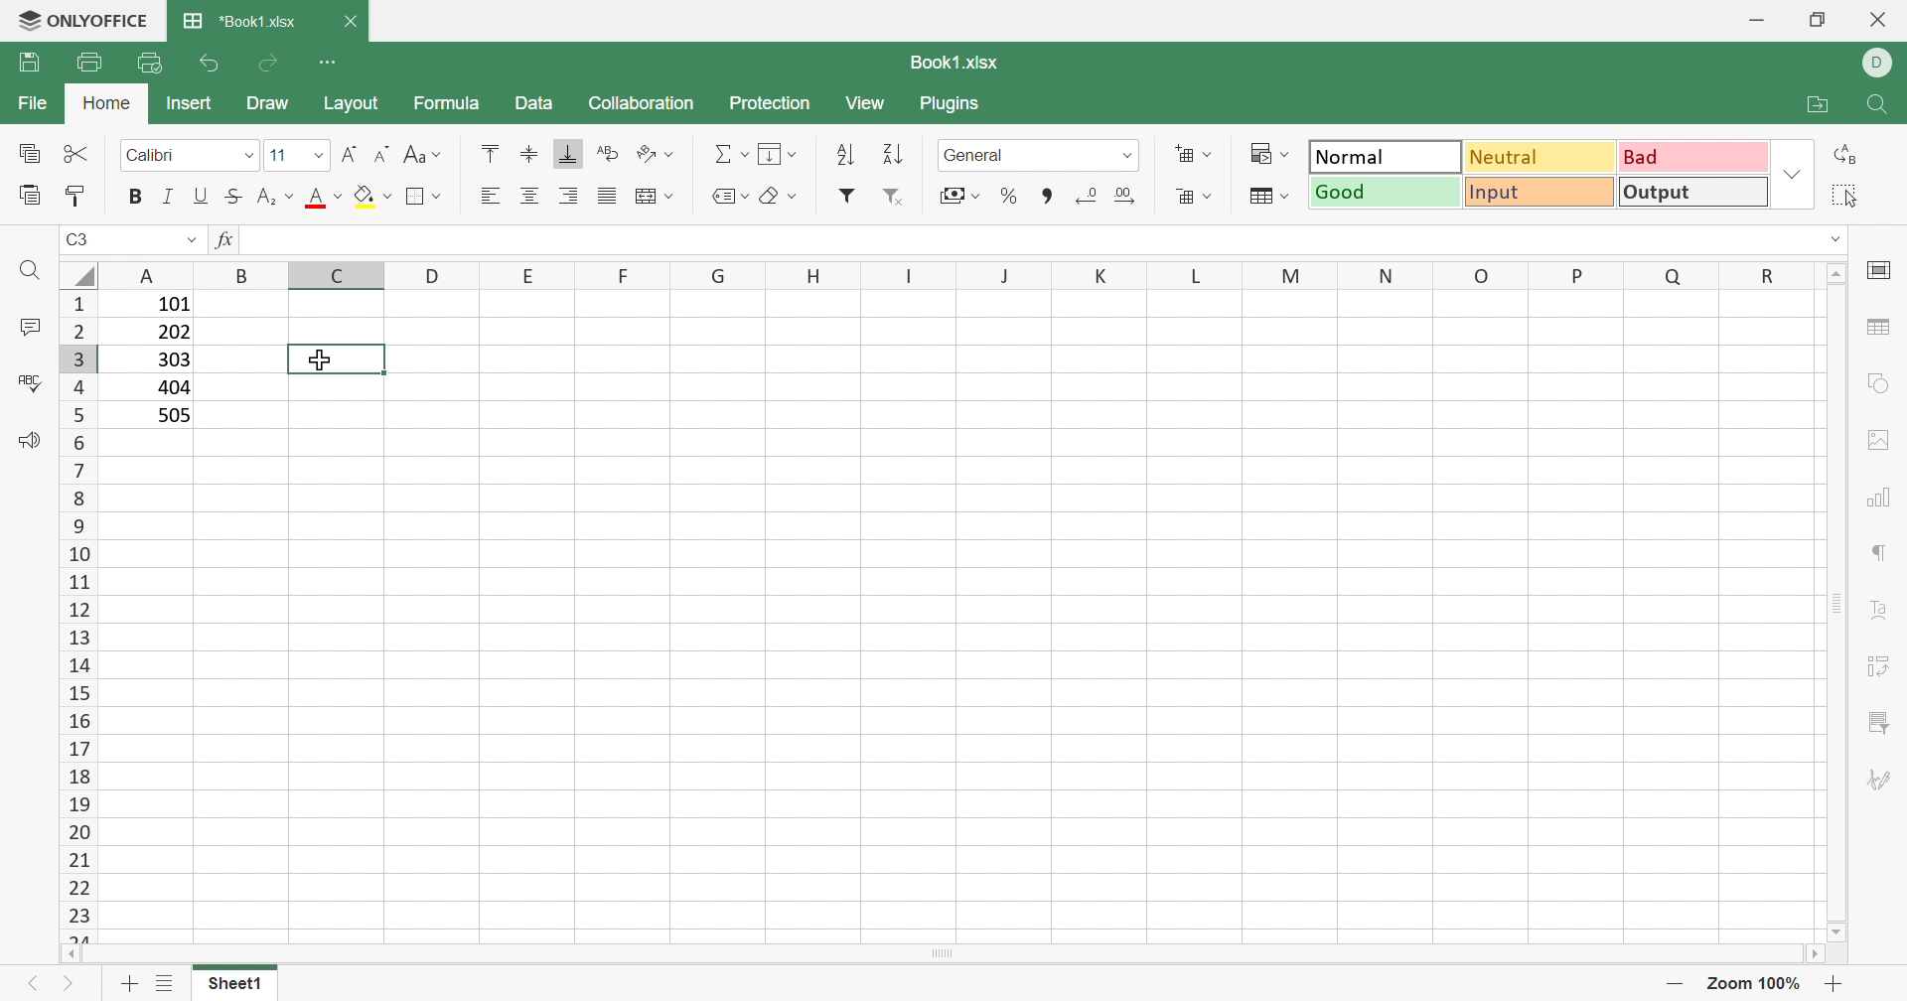 The image size is (1907, 1001). Describe the element at coordinates (172, 387) in the screenshot. I see `404` at that location.